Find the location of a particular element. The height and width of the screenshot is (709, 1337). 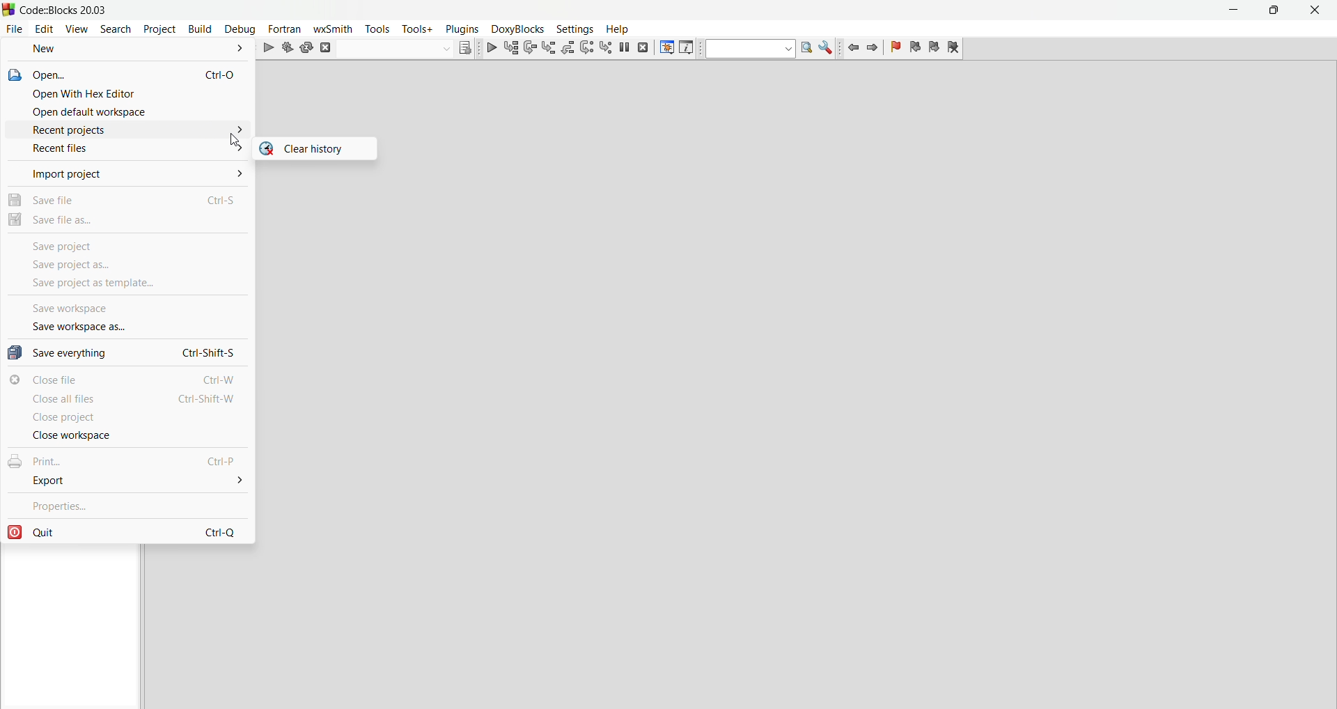

build is located at coordinates (199, 29).